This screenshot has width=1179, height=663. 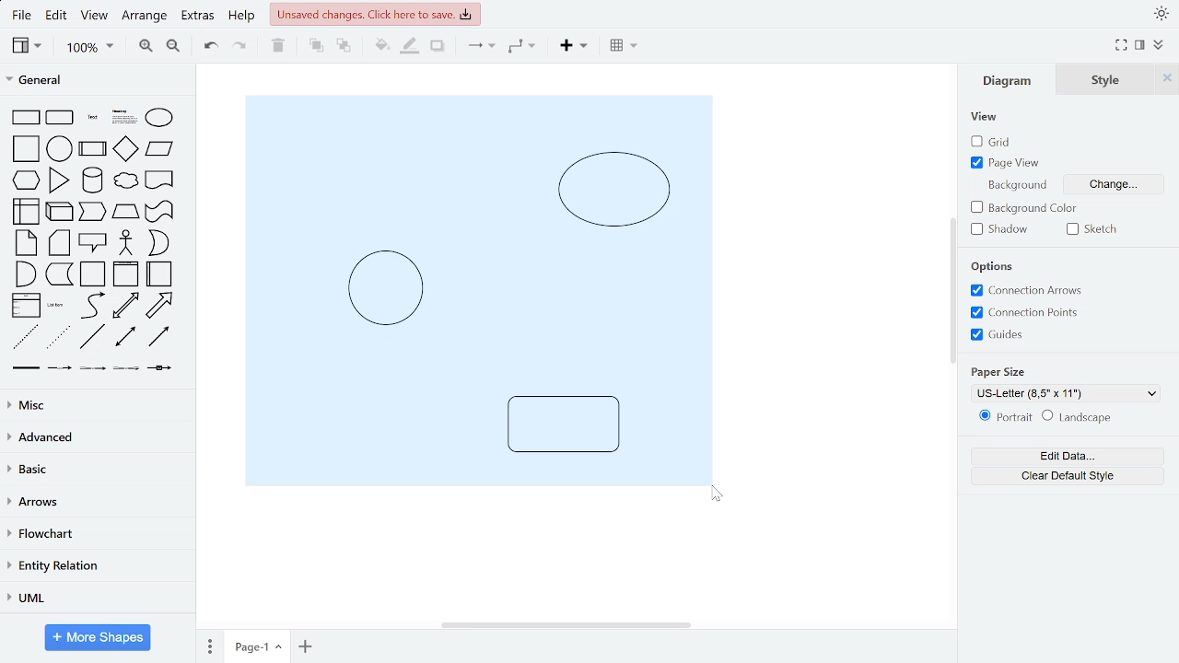 What do you see at coordinates (1011, 80) in the screenshot?
I see `diagram` at bounding box center [1011, 80].